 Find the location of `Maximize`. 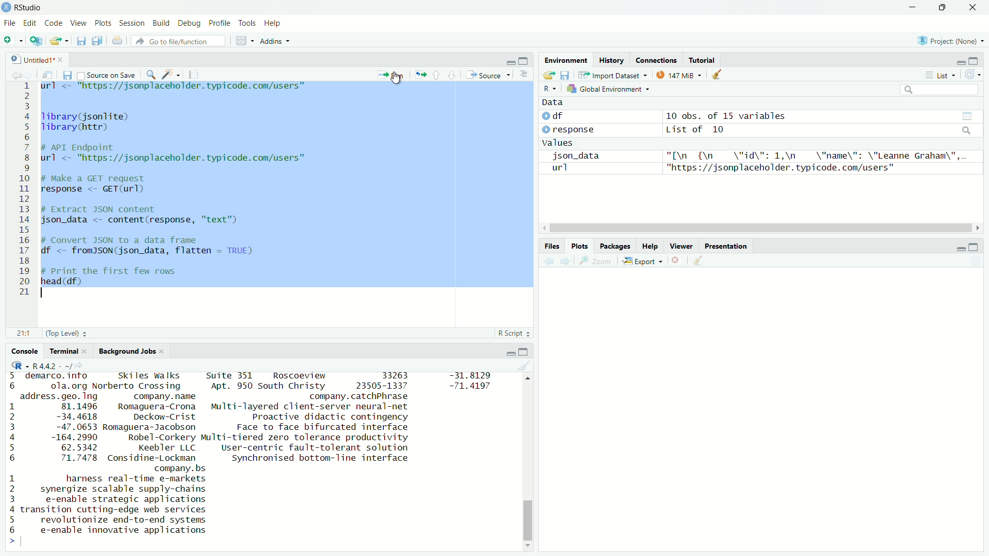

Maximize is located at coordinates (524, 352).